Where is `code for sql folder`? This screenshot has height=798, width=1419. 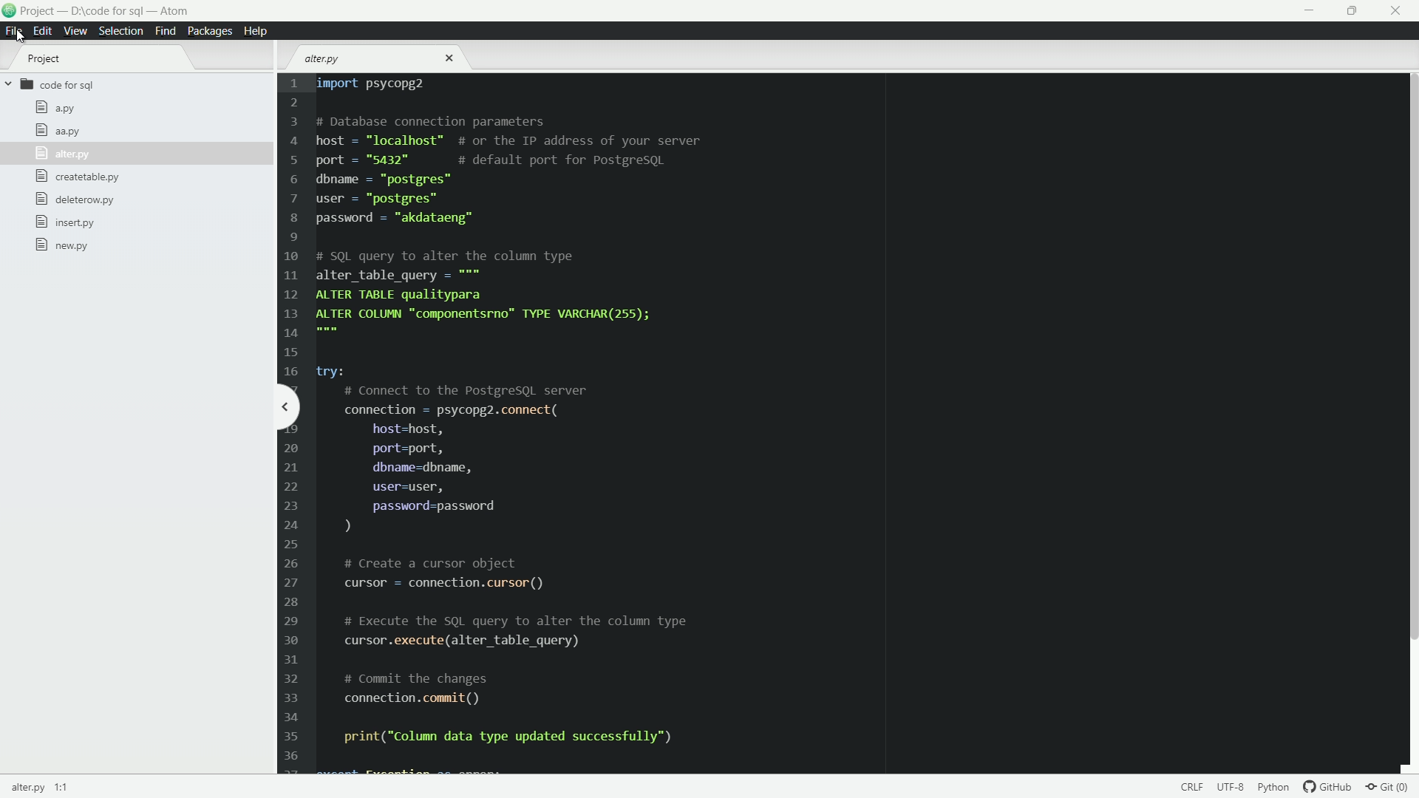 code for sql folder is located at coordinates (56, 86).